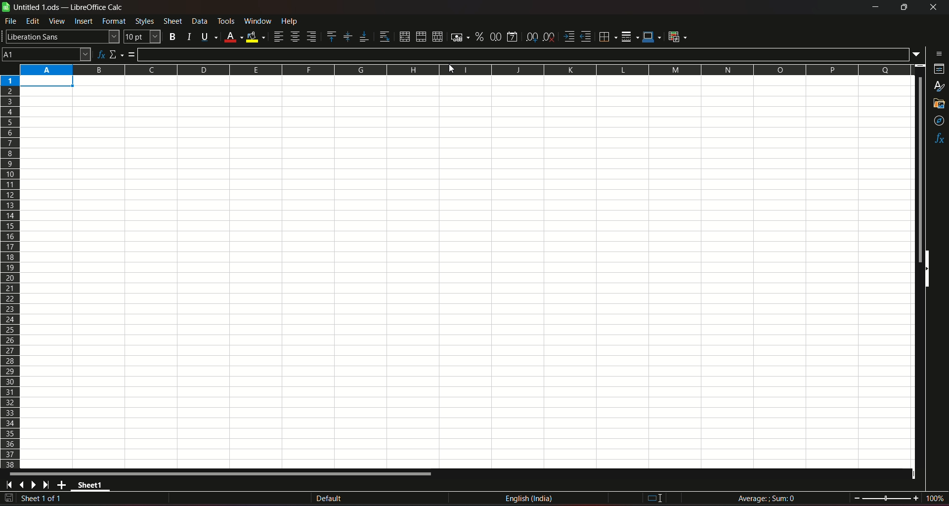 The height and width of the screenshot is (506, 949). Describe the element at coordinates (857, 497) in the screenshot. I see `zoom out` at that location.